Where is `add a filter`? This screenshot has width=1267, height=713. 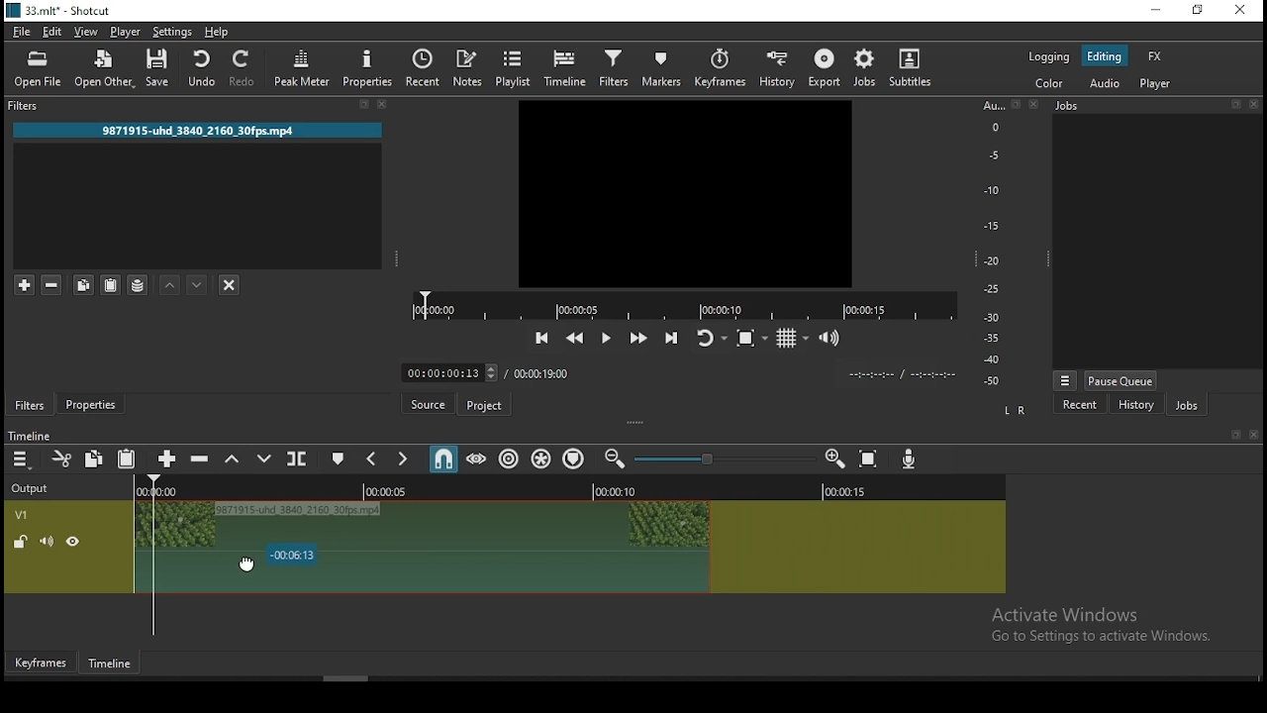
add a filter is located at coordinates (24, 284).